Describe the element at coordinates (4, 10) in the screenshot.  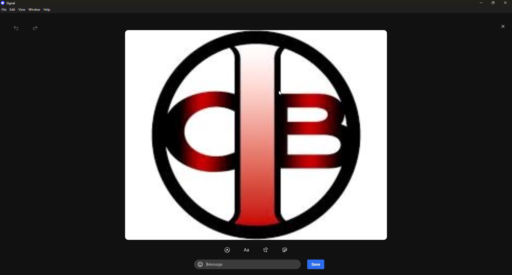
I see `file` at that location.